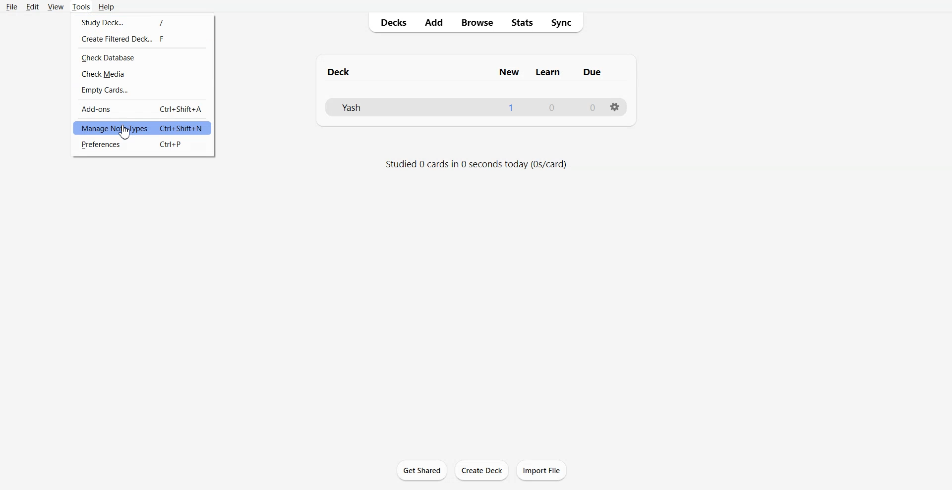  I want to click on Get Shared, so click(421, 469).